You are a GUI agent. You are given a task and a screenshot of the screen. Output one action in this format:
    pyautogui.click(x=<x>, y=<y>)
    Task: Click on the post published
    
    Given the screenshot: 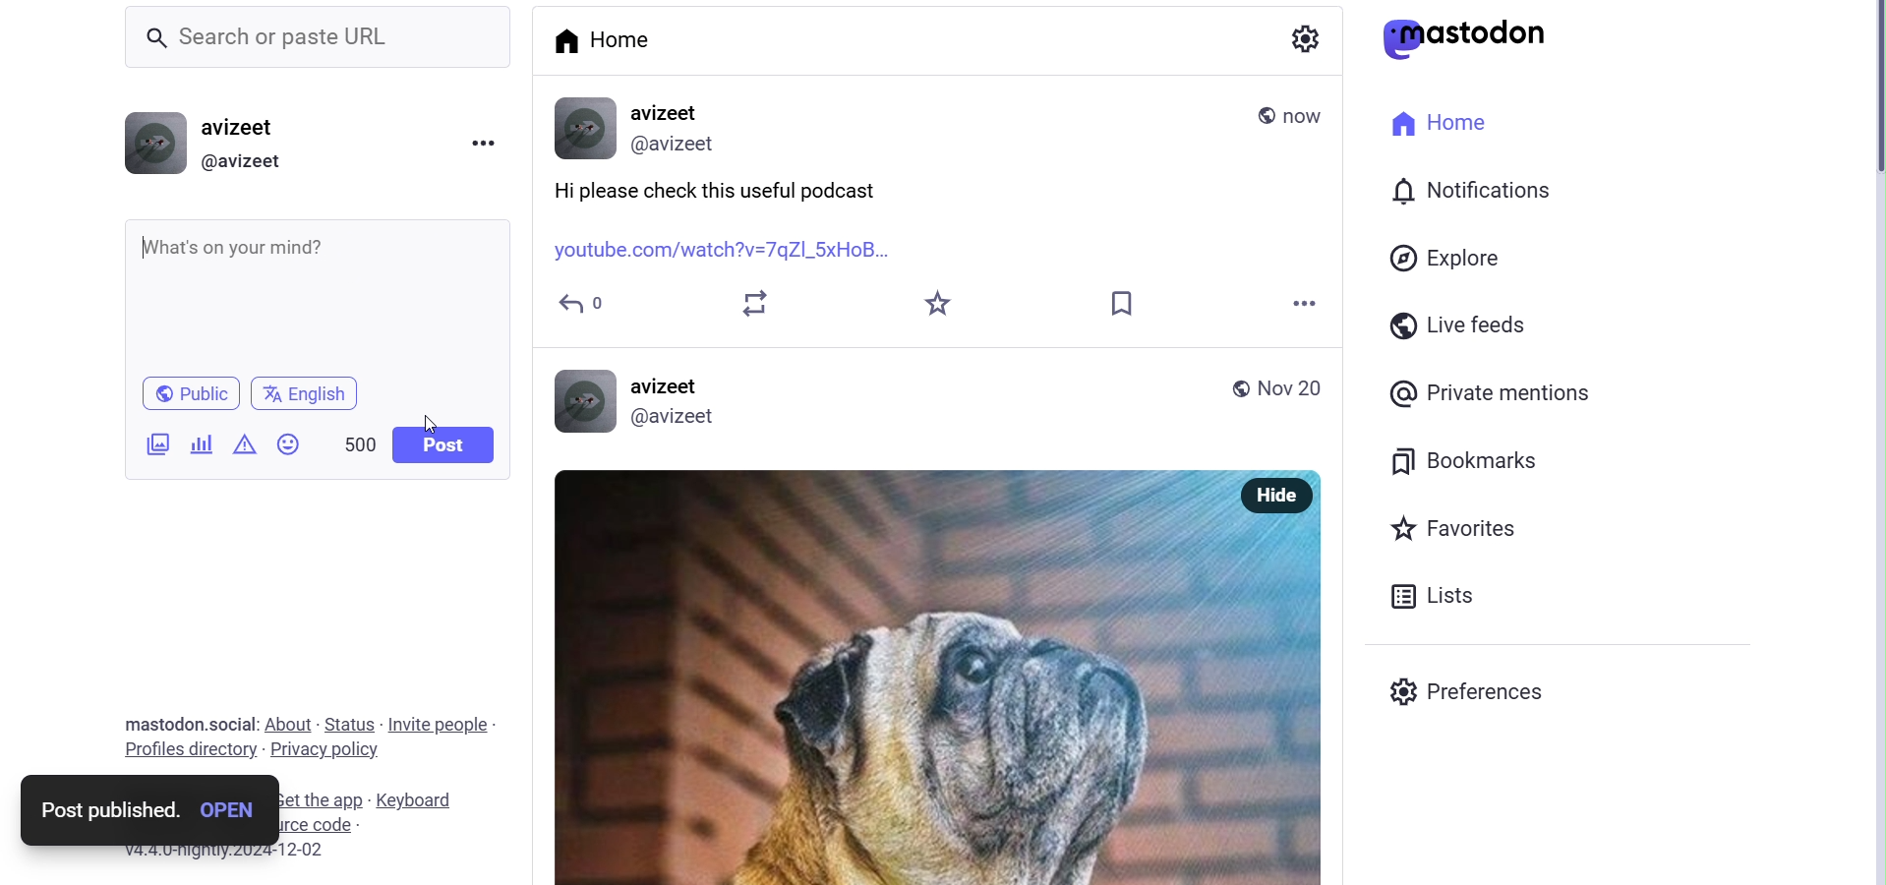 What is the action you would take?
    pyautogui.click(x=105, y=804)
    